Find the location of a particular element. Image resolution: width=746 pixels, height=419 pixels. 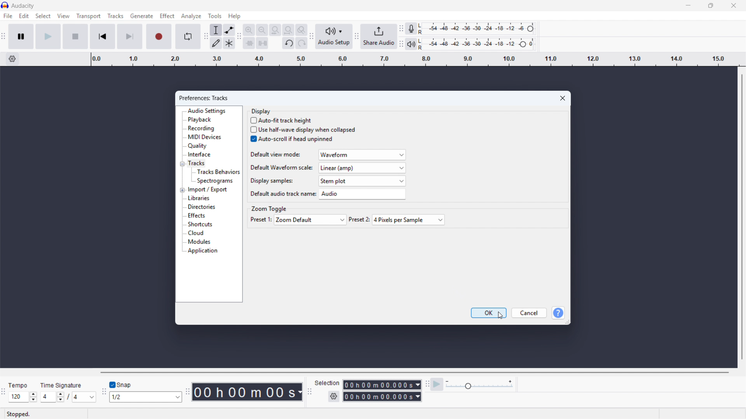

toggle snap is located at coordinates (120, 385).